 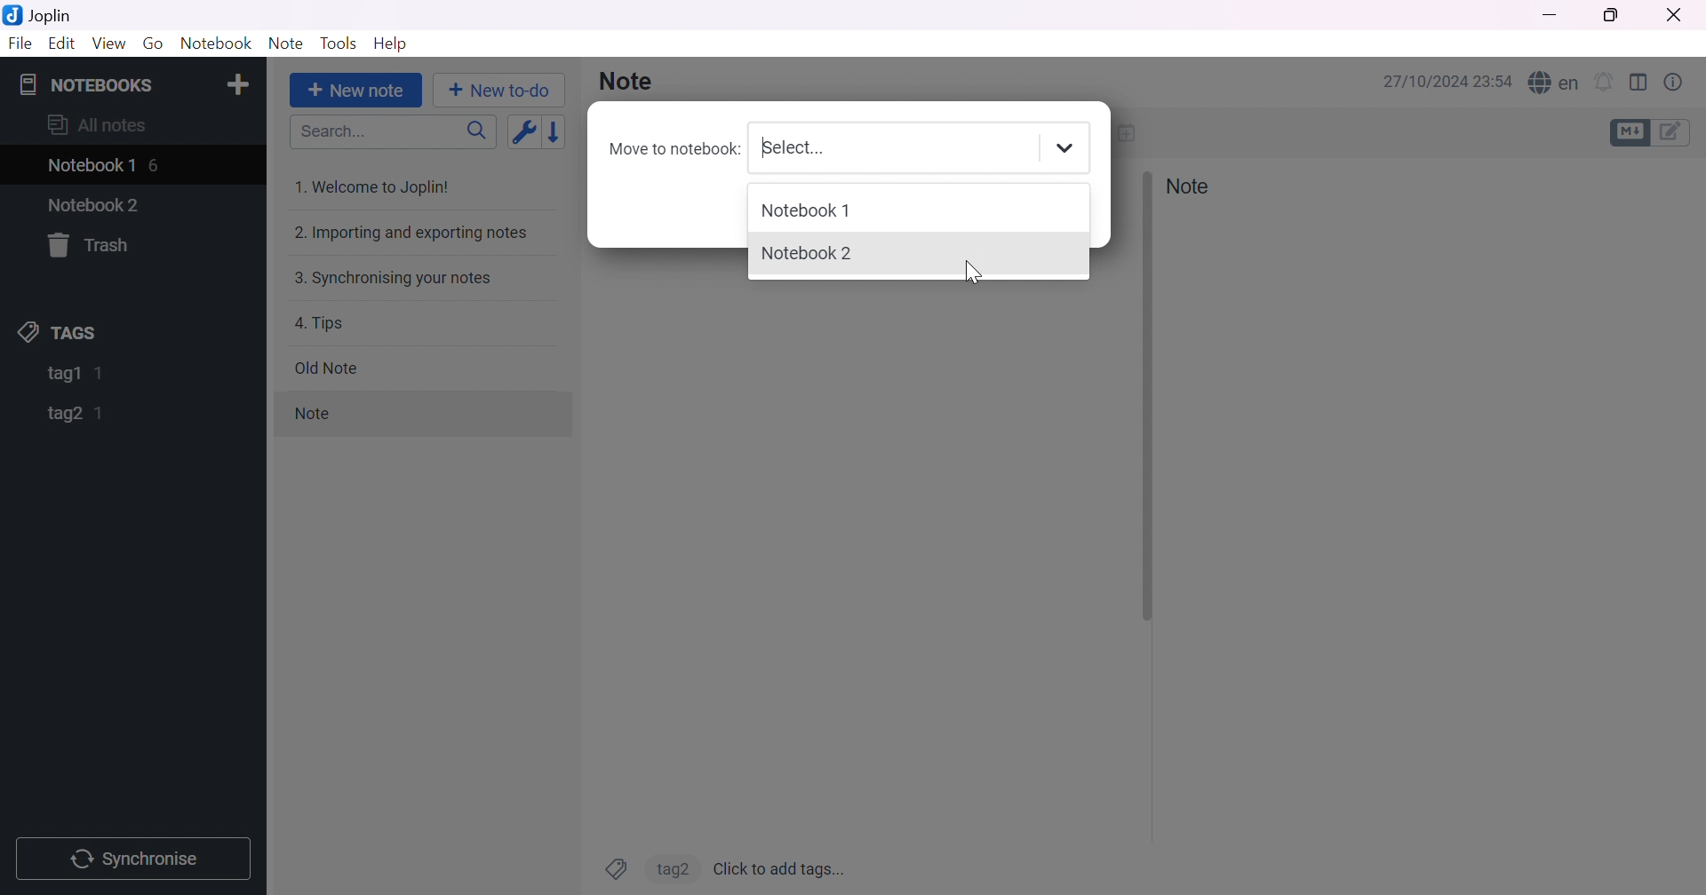 What do you see at coordinates (410, 233) in the screenshot?
I see `2. Importing and exporting notes` at bounding box center [410, 233].